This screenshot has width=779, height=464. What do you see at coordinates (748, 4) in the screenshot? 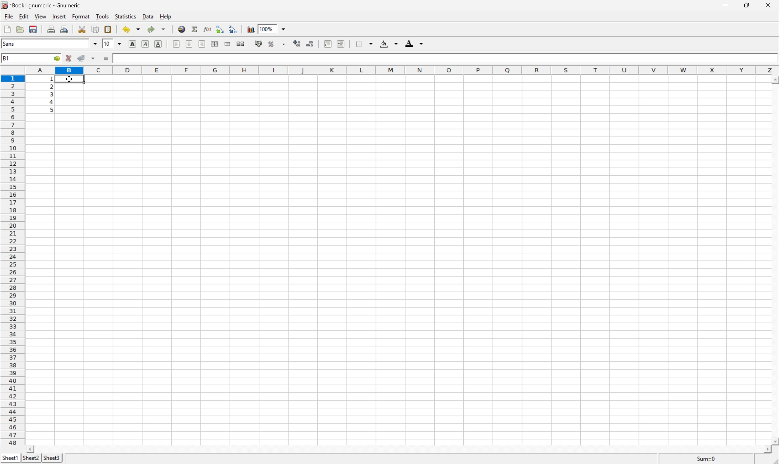
I see `Restore Down` at bounding box center [748, 4].